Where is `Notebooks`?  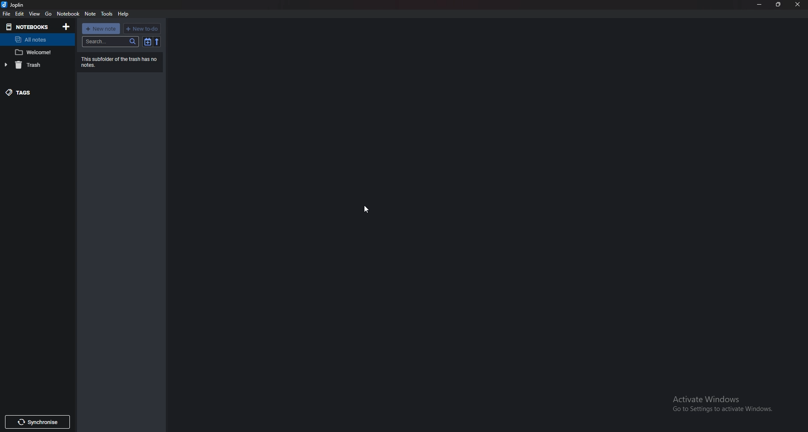
Notebooks is located at coordinates (28, 27).